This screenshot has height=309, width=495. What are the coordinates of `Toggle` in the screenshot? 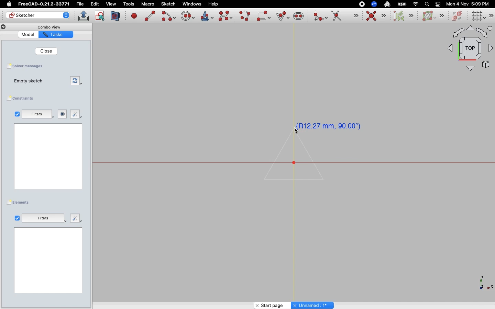 It's located at (438, 4).